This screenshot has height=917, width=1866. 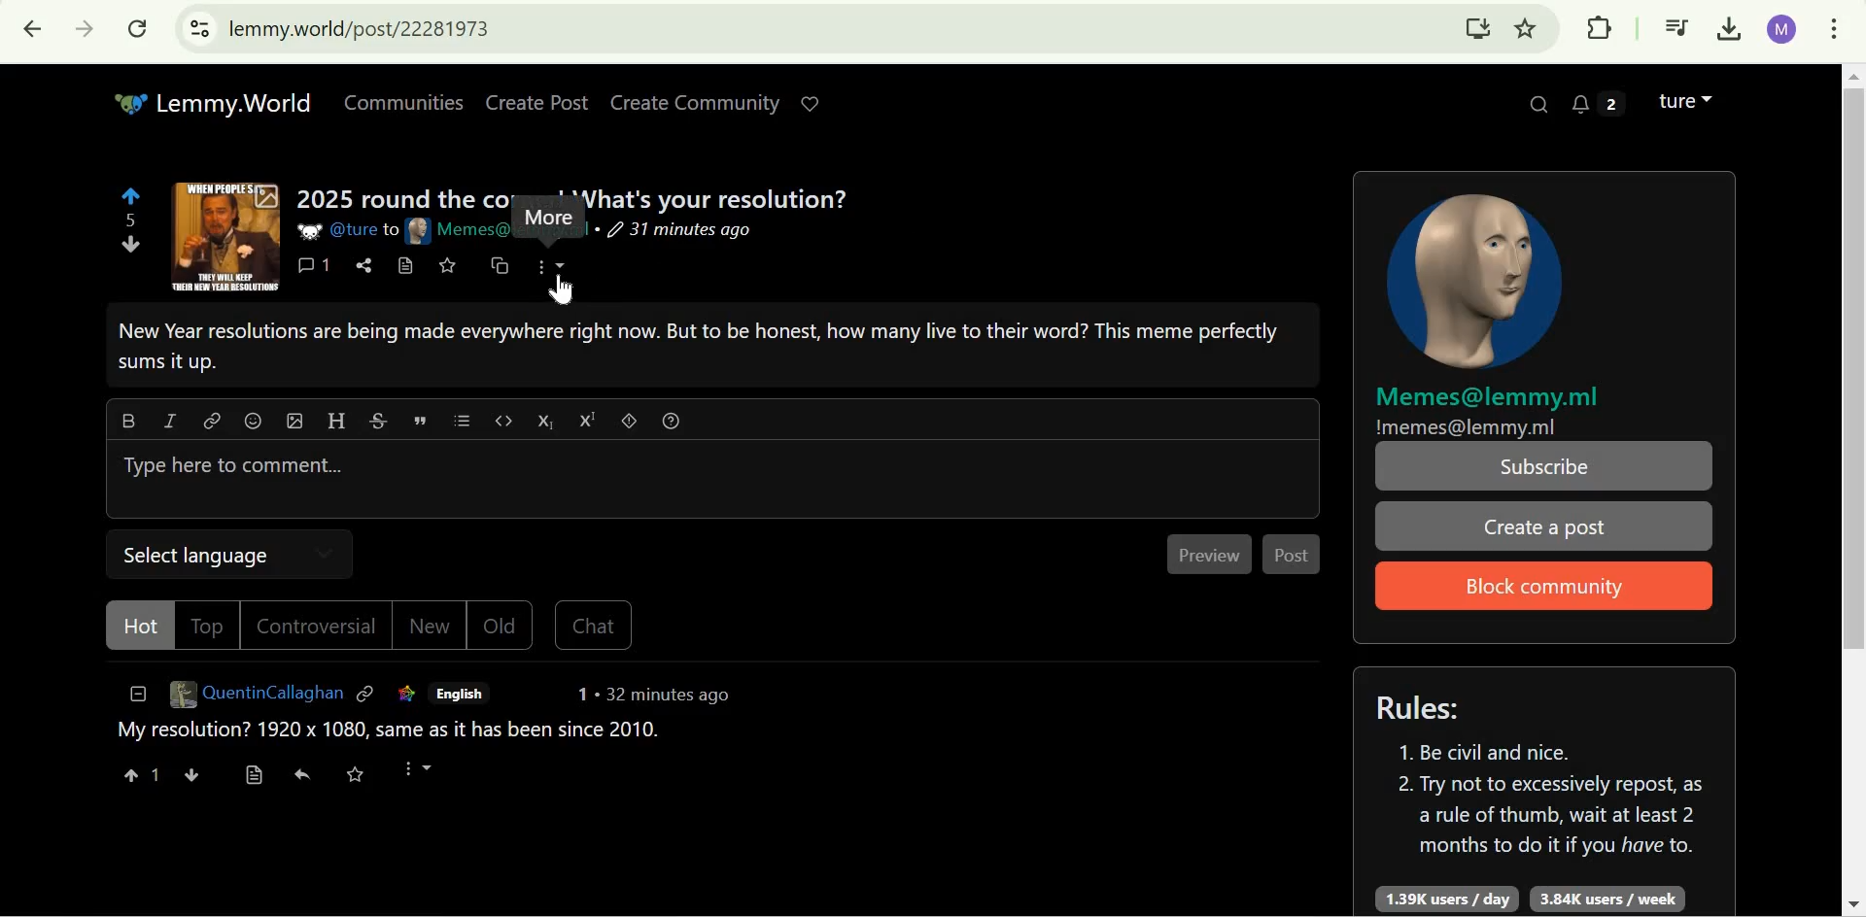 I want to click on 31 minutes ago, so click(x=687, y=228).